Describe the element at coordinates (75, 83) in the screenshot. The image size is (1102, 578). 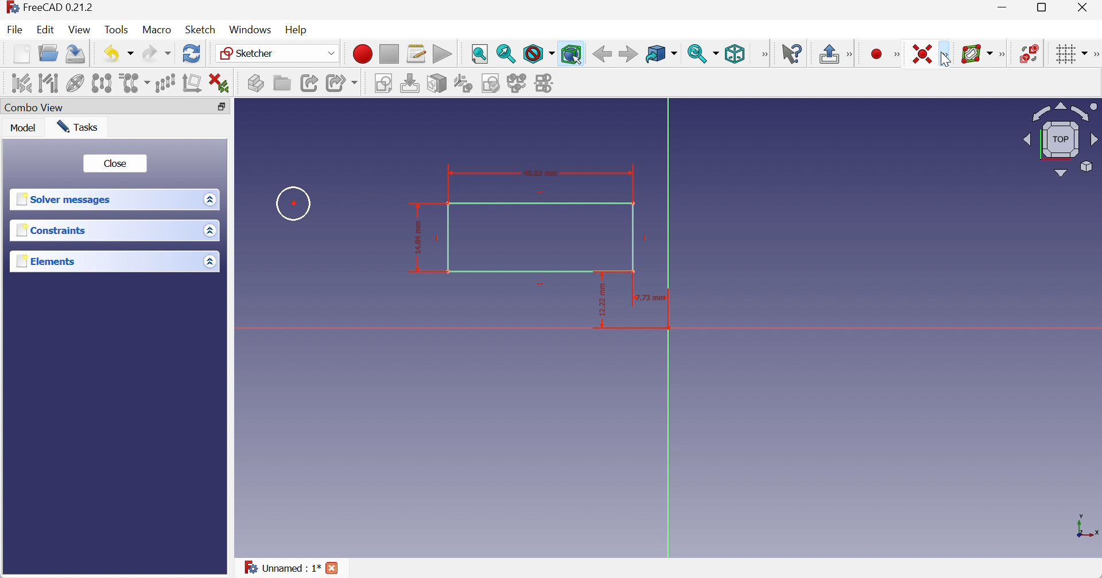
I see `Show/hide internal geometry` at that location.